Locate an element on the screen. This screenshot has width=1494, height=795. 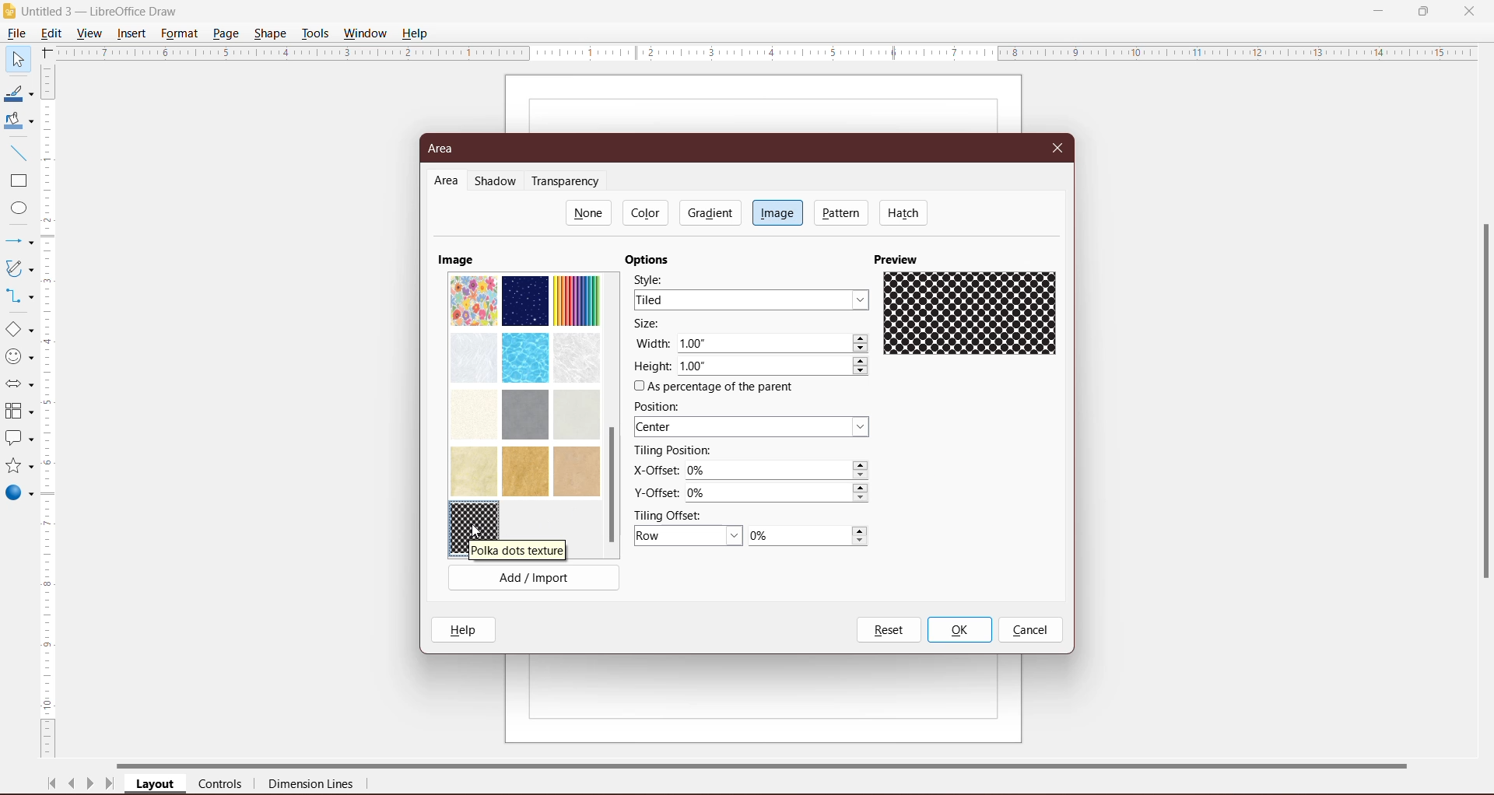
Scroll to first page is located at coordinates (52, 783).